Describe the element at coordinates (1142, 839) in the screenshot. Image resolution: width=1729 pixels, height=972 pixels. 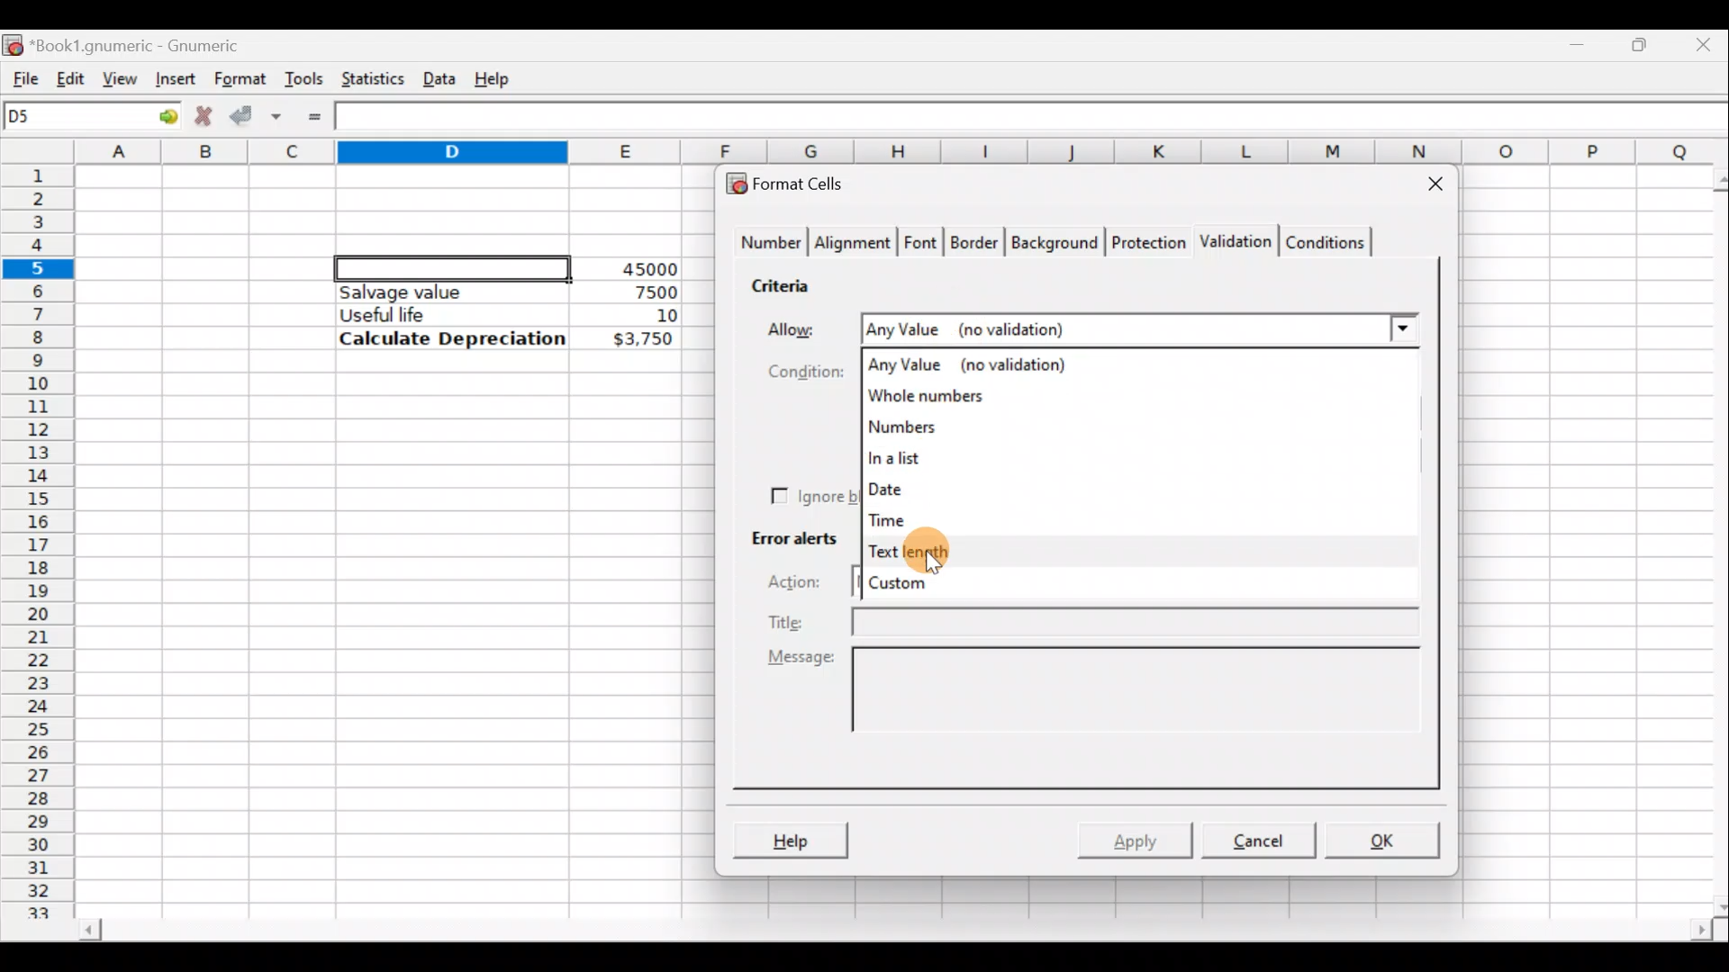
I see `Apply` at that location.